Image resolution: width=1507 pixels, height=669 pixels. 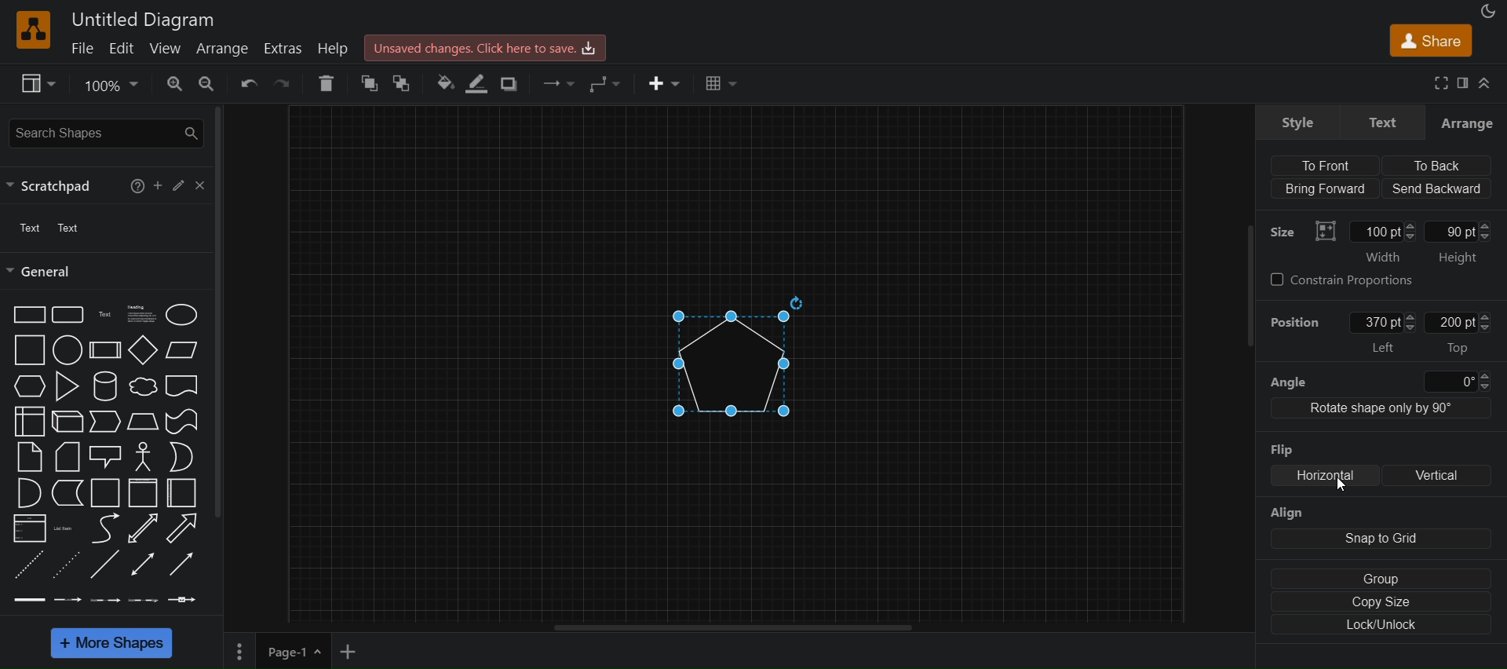 I want to click on text 1, so click(x=31, y=228).